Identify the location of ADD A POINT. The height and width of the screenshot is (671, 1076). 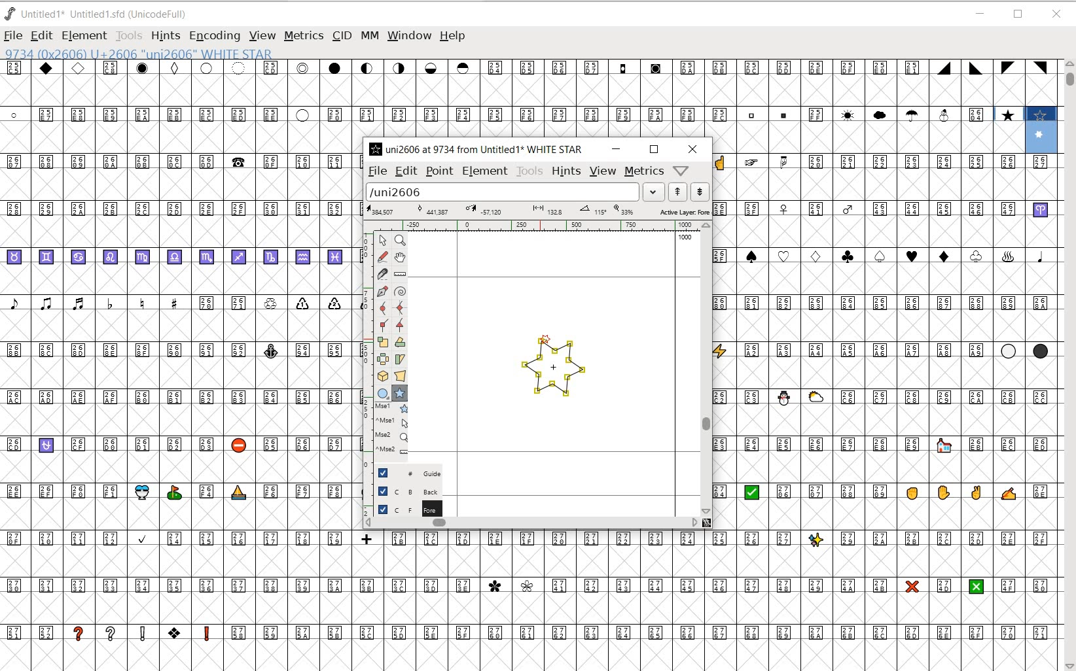
(384, 291).